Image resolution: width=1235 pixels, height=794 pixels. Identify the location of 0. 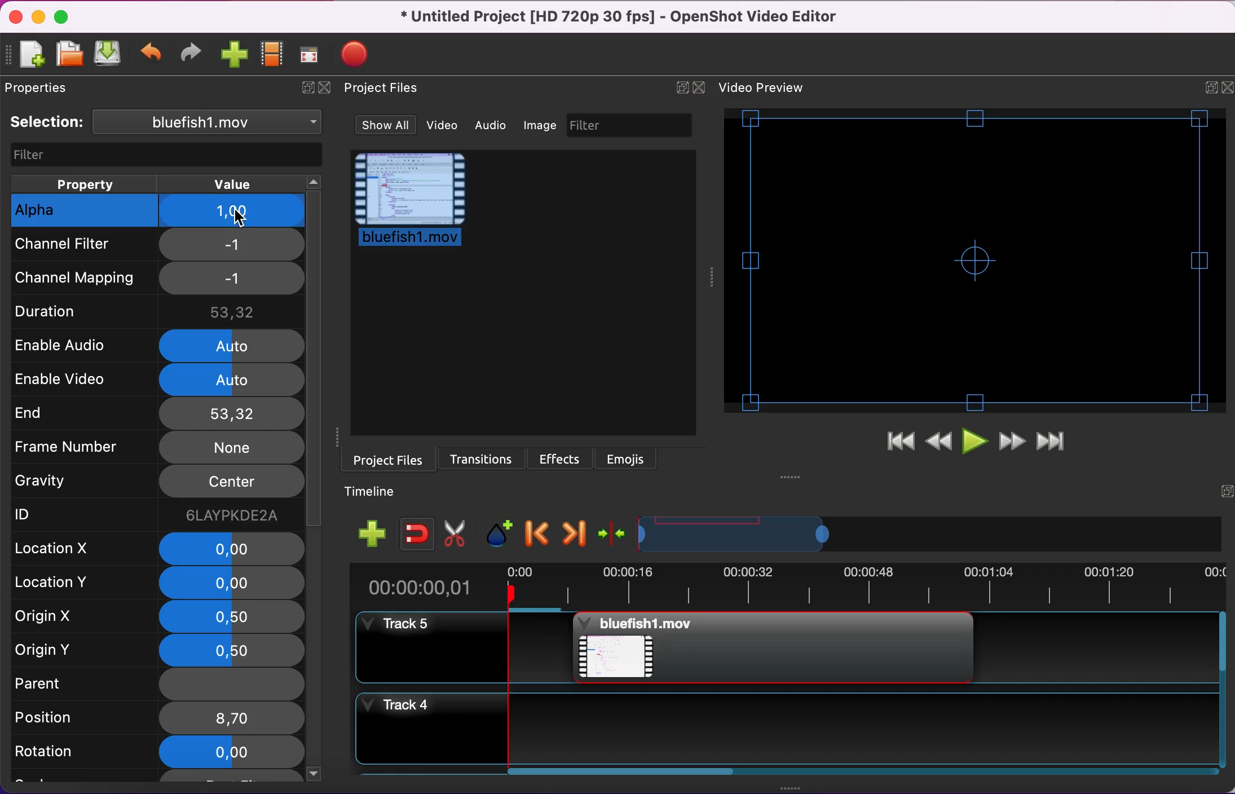
(228, 753).